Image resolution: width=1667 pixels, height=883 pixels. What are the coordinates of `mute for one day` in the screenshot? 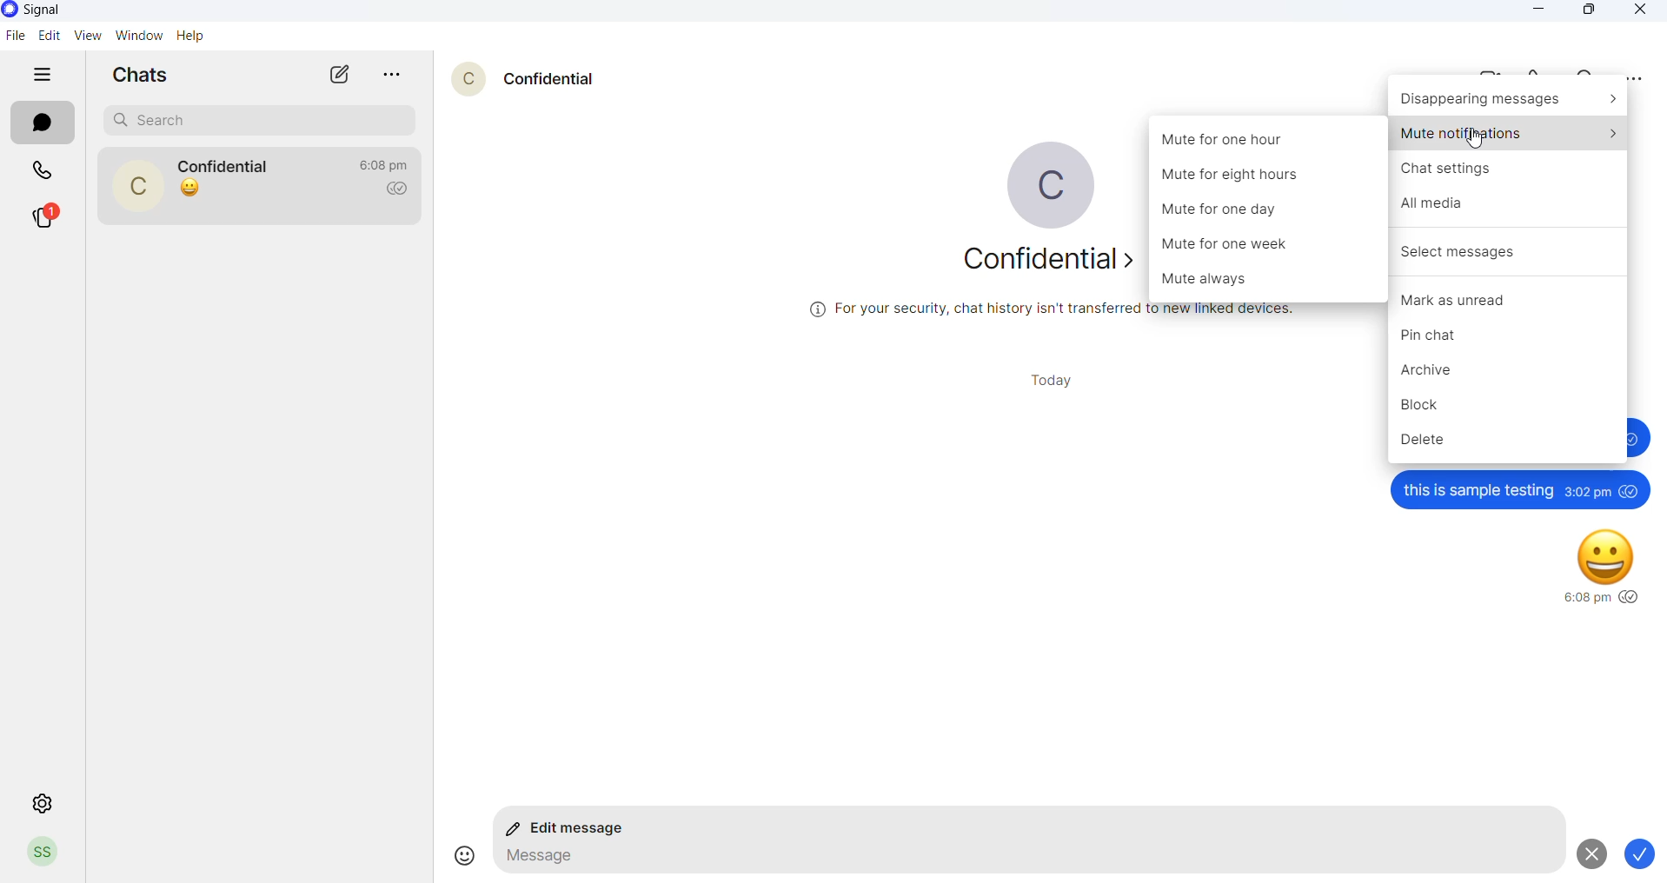 It's located at (1272, 212).